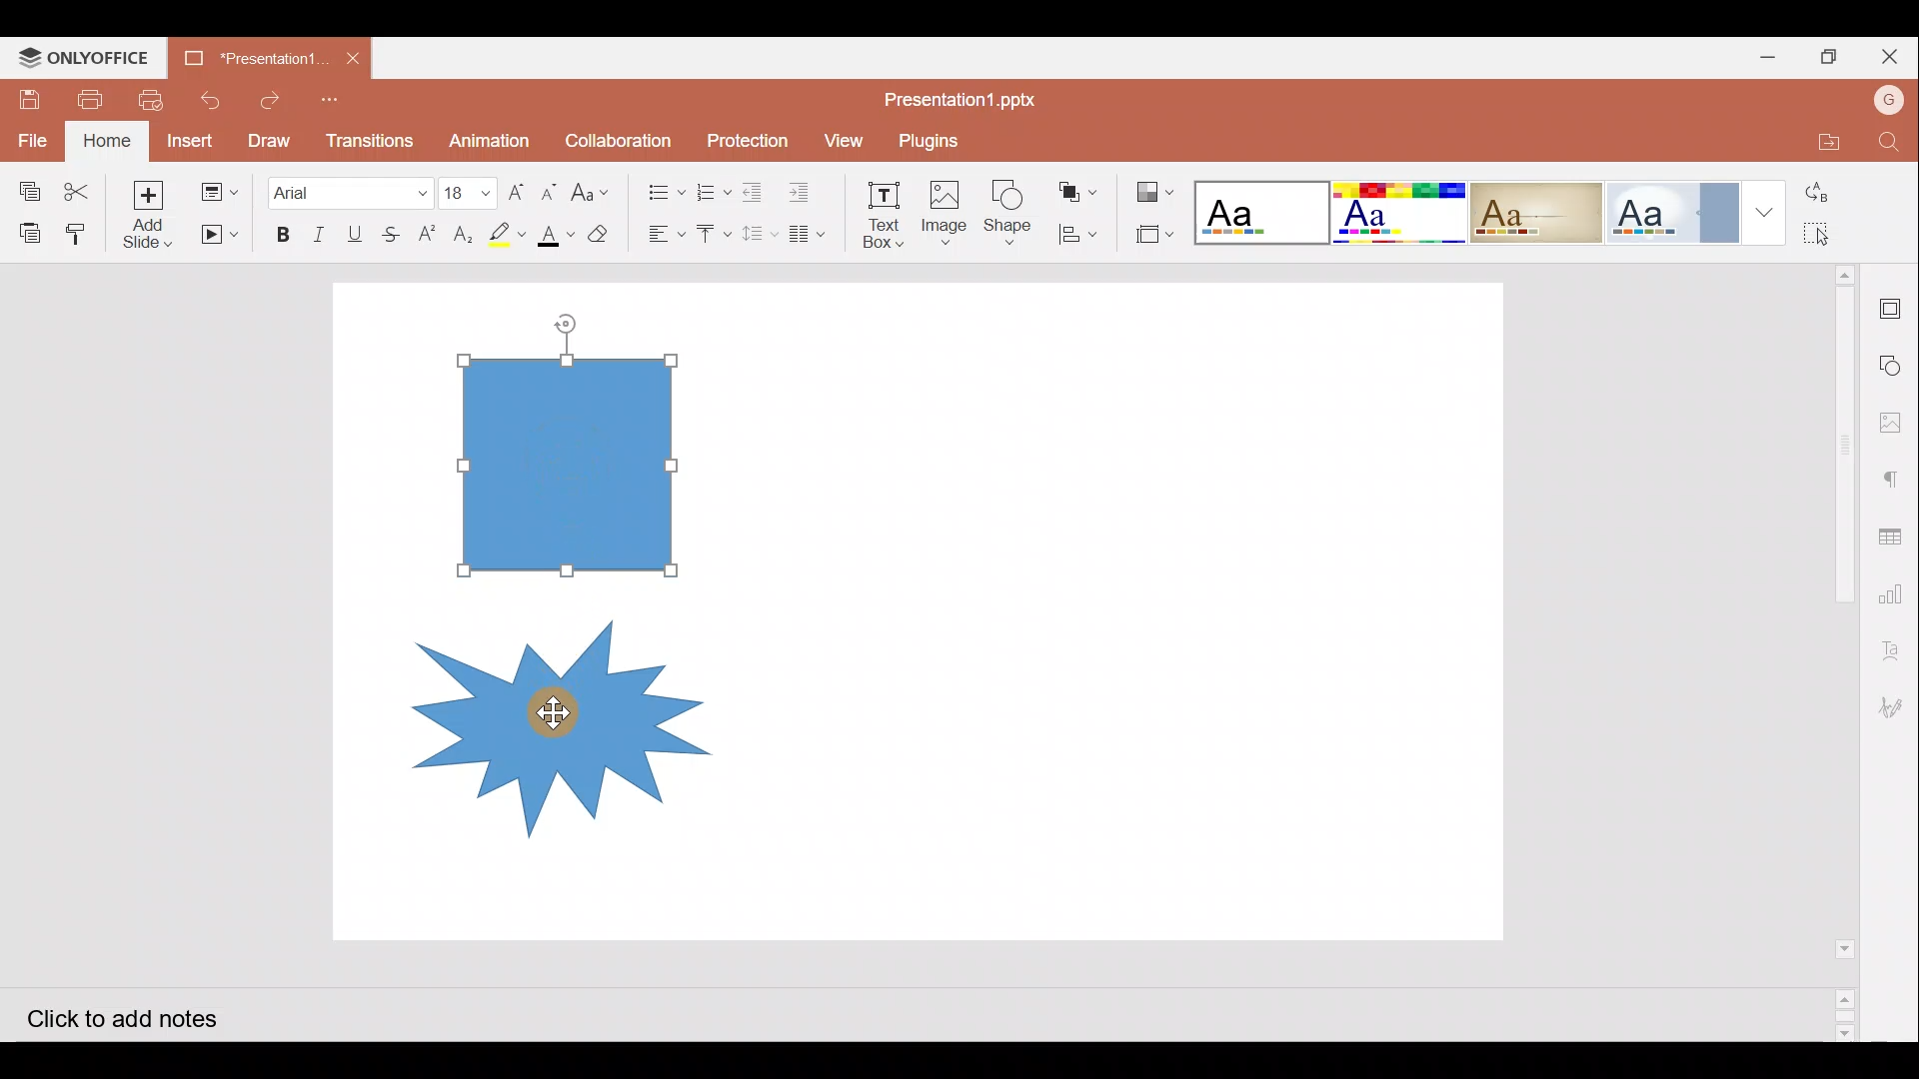  What do you see at coordinates (462, 185) in the screenshot?
I see `Font size` at bounding box center [462, 185].